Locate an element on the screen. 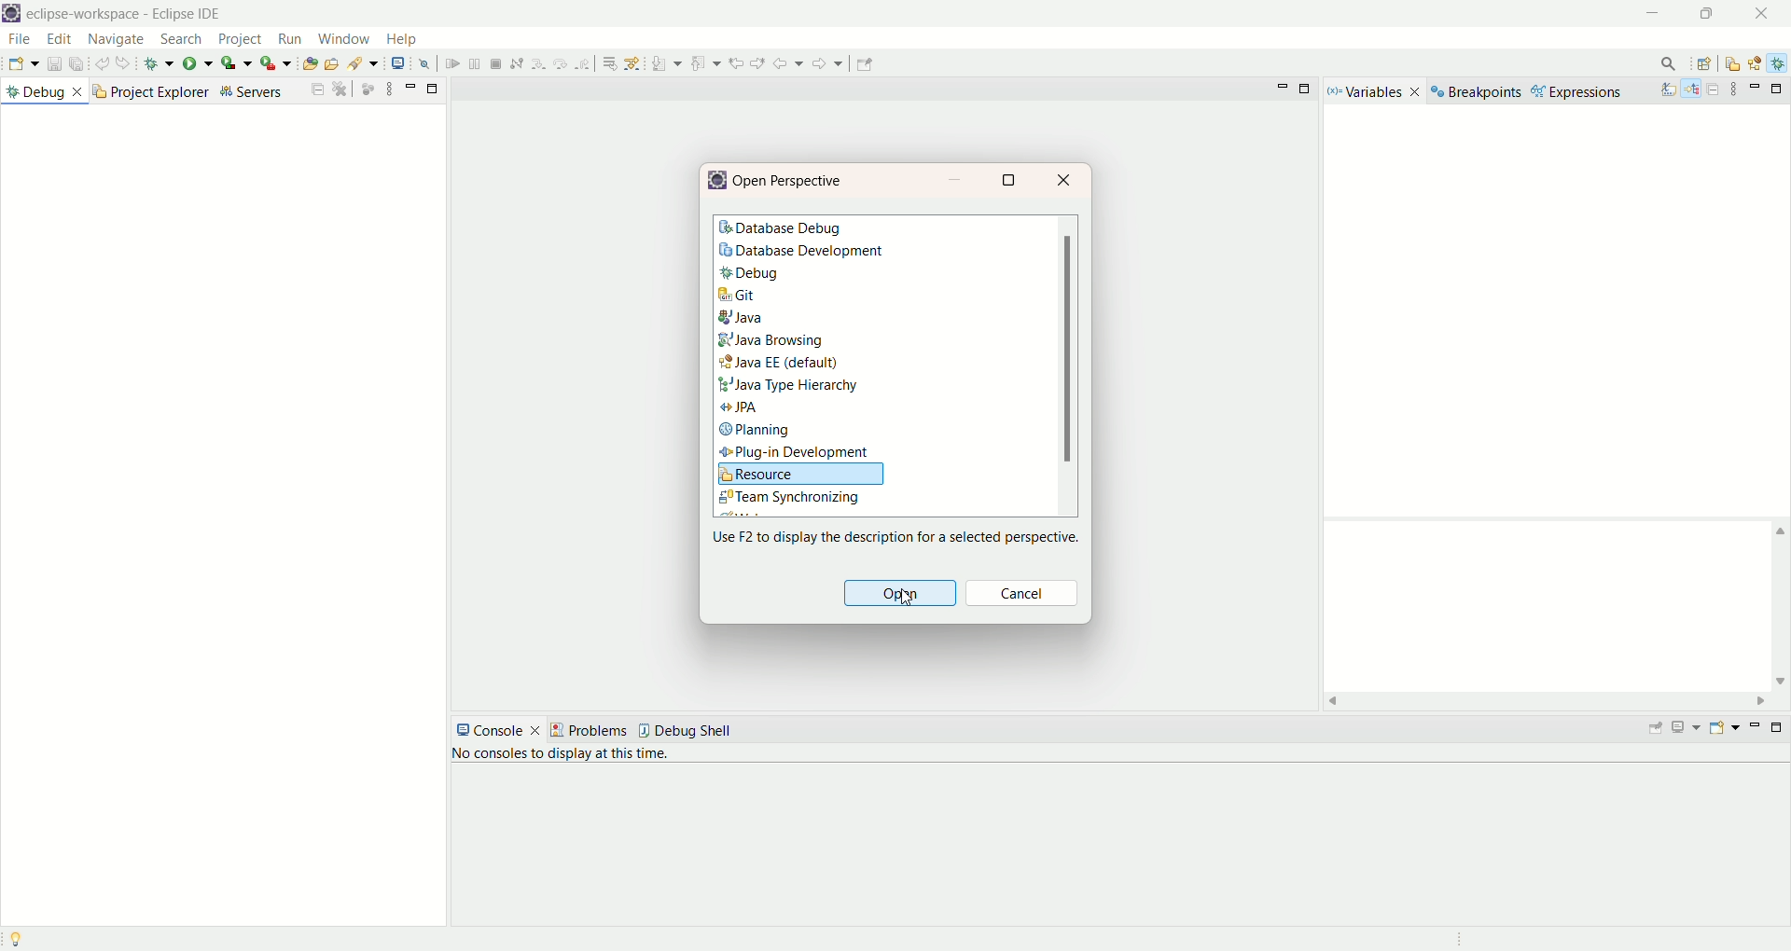 The height and width of the screenshot is (951, 1791). create a new Java servlet is located at coordinates (357, 64).